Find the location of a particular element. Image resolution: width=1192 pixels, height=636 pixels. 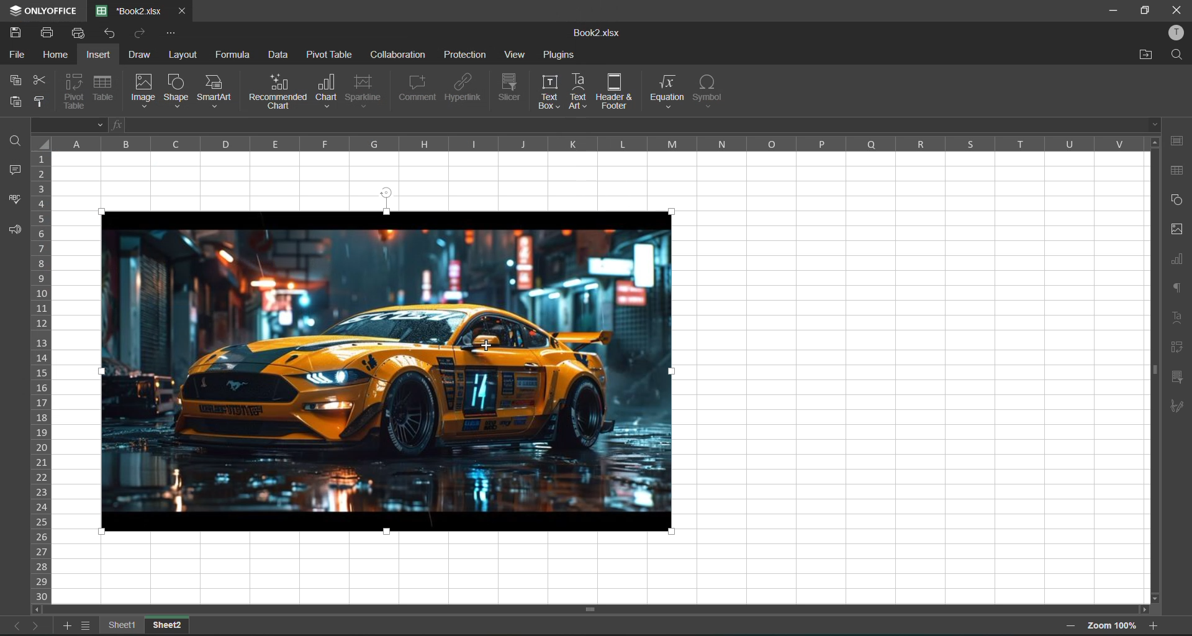

paragraph is located at coordinates (1180, 292).